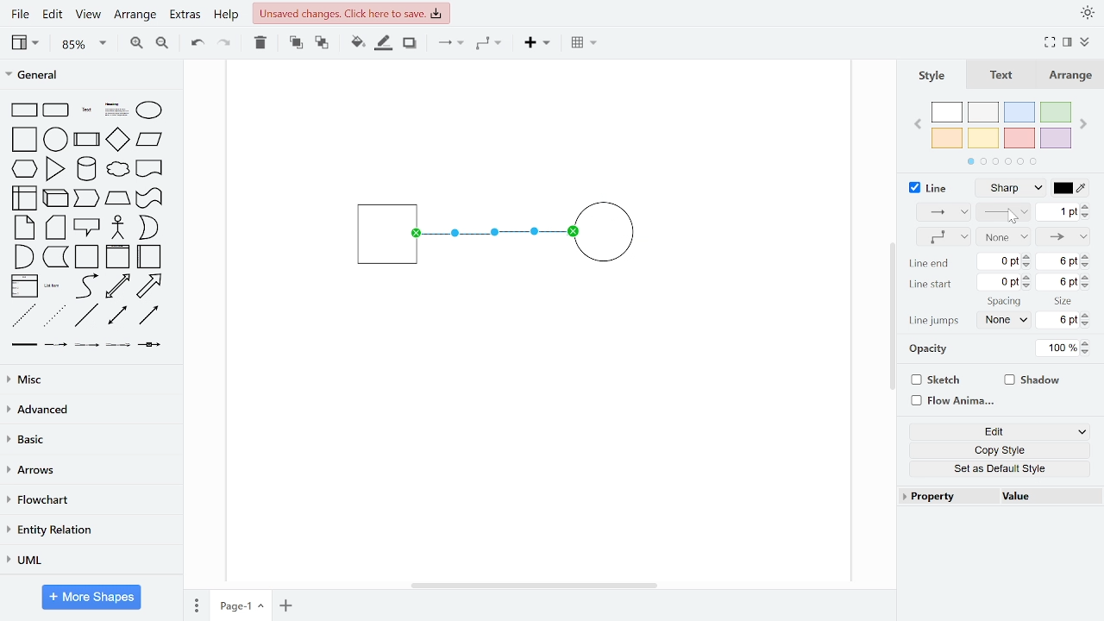  I want to click on tape, so click(147, 198).